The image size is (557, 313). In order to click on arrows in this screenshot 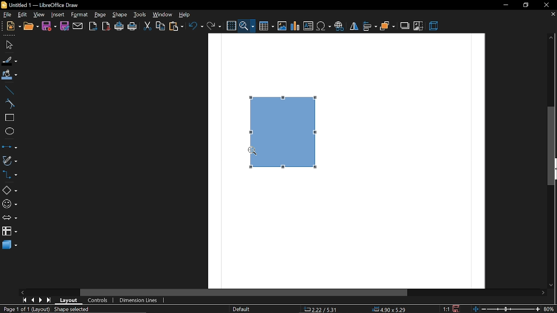, I will do `click(10, 218)`.